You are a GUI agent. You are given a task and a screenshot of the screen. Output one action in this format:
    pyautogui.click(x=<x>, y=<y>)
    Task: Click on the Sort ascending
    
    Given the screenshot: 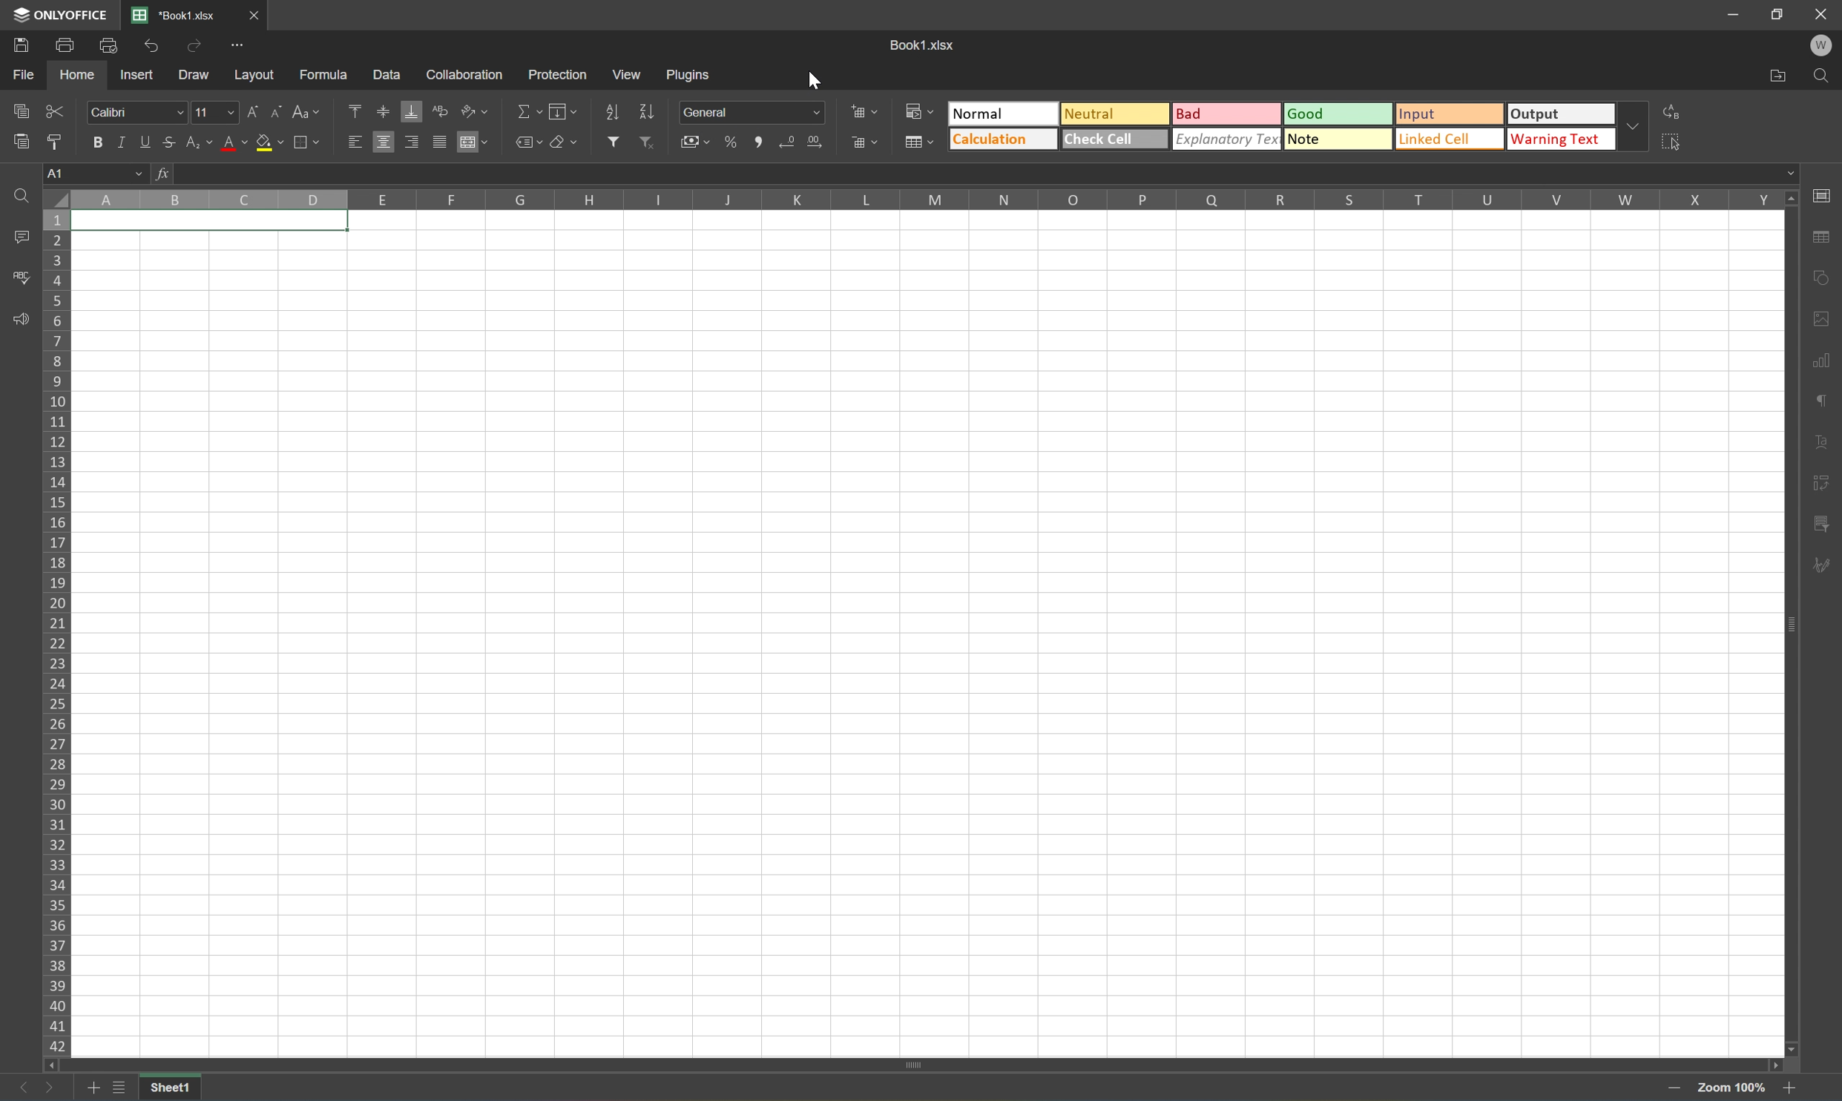 What is the action you would take?
    pyautogui.click(x=614, y=112)
    